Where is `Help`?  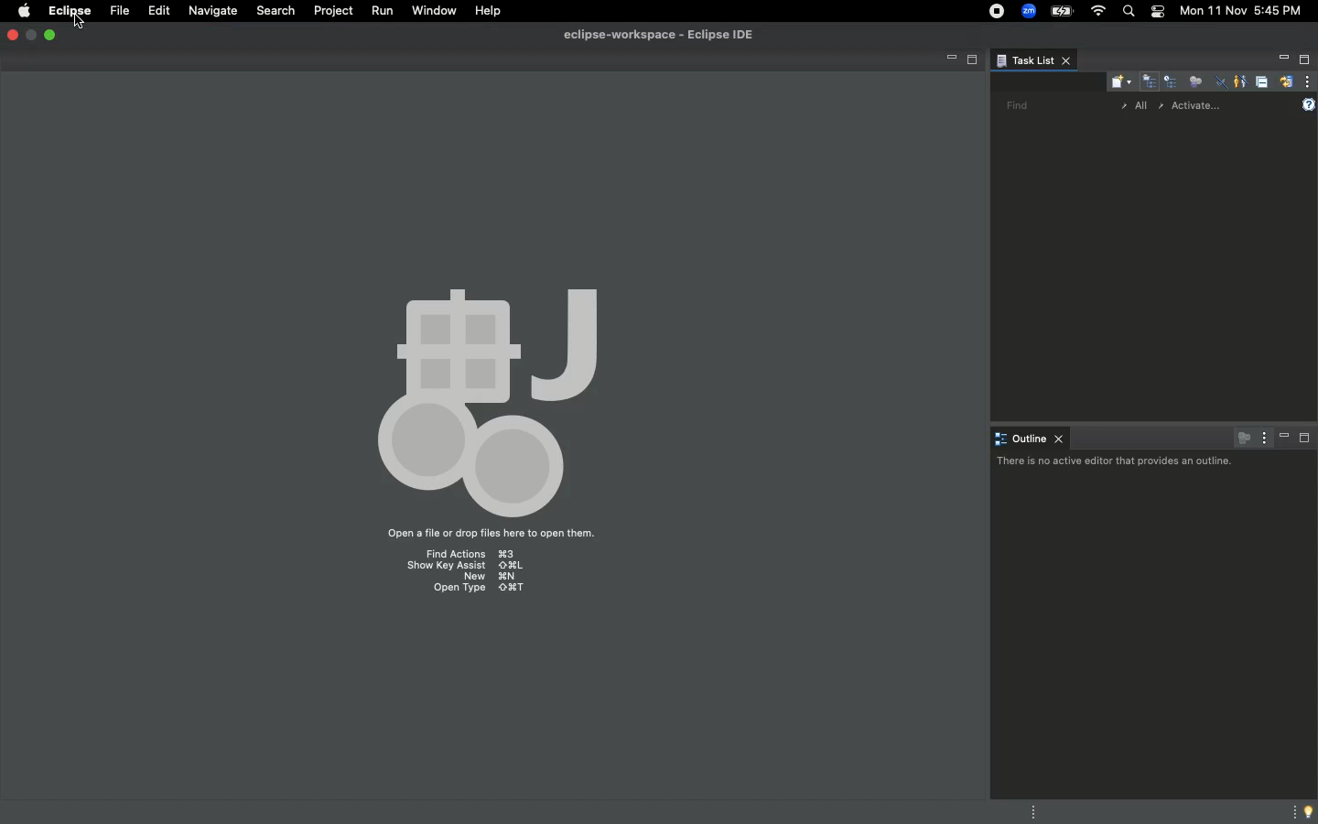 Help is located at coordinates (488, 10).